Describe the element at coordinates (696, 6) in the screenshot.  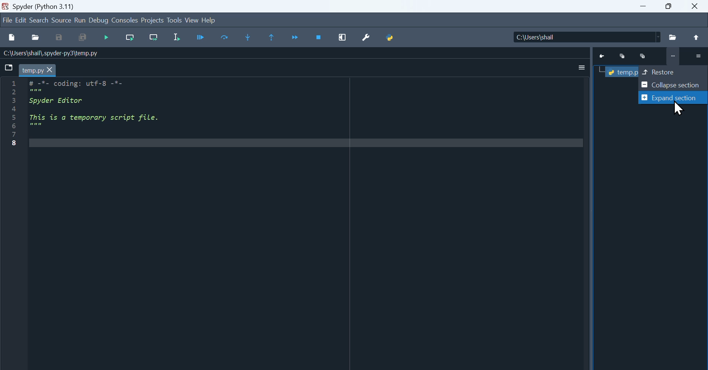
I see `close` at that location.